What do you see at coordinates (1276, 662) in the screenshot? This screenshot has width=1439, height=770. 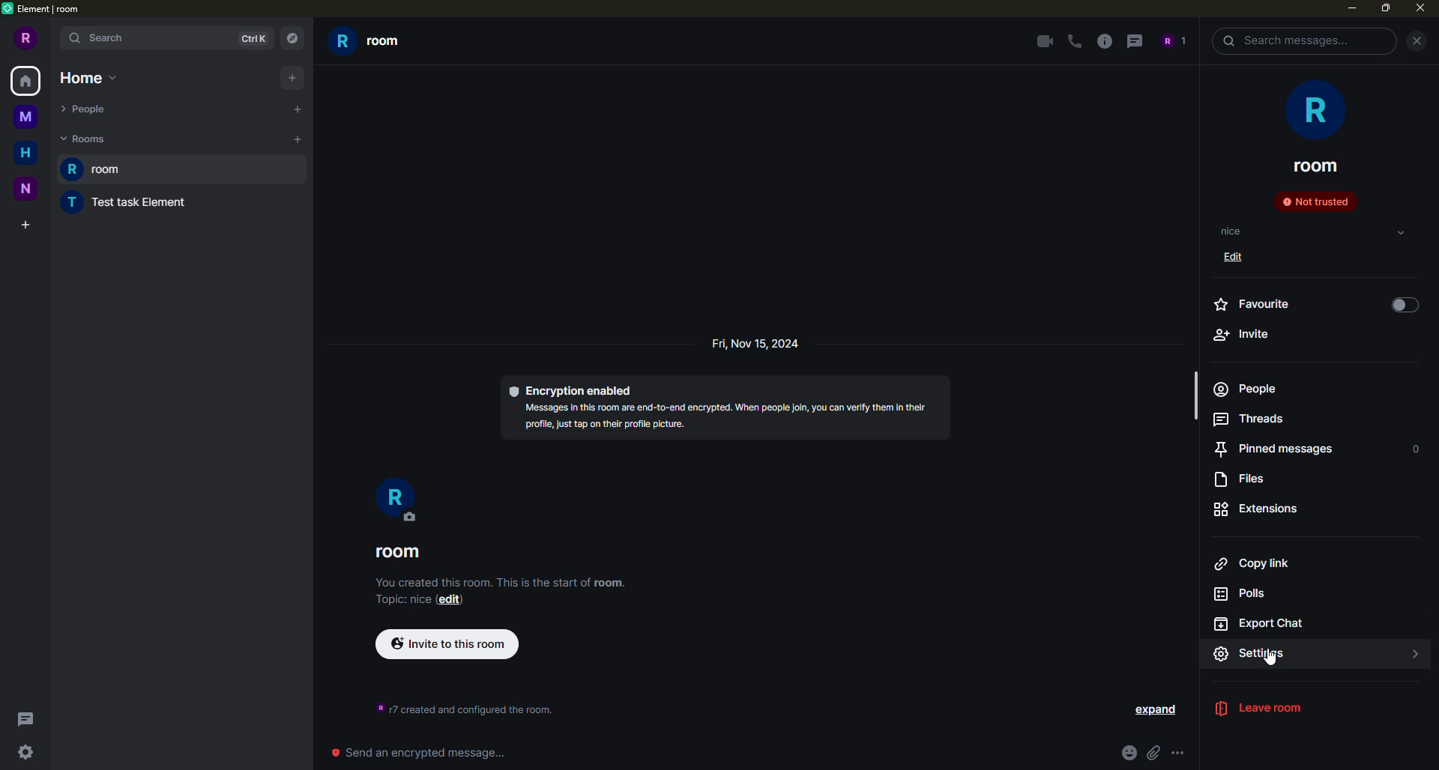 I see `Cursor` at bounding box center [1276, 662].